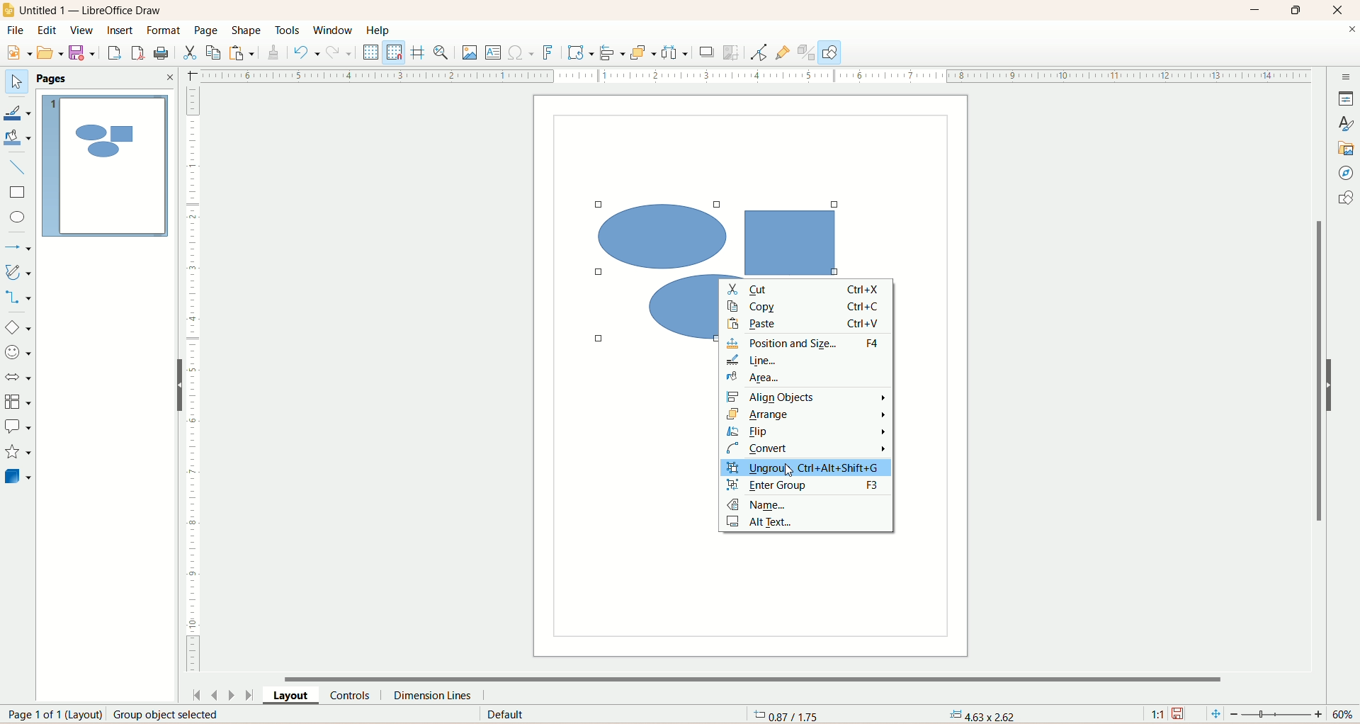 The height and width of the screenshot is (724, 1360). I want to click on coordinates, so click(783, 716).